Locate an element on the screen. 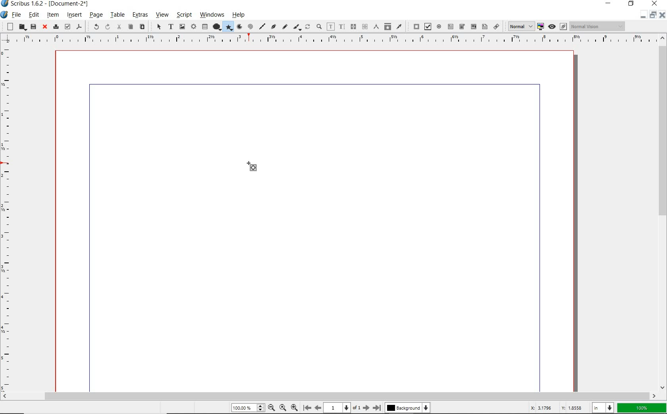 The width and height of the screenshot is (667, 414). item is located at coordinates (53, 16).